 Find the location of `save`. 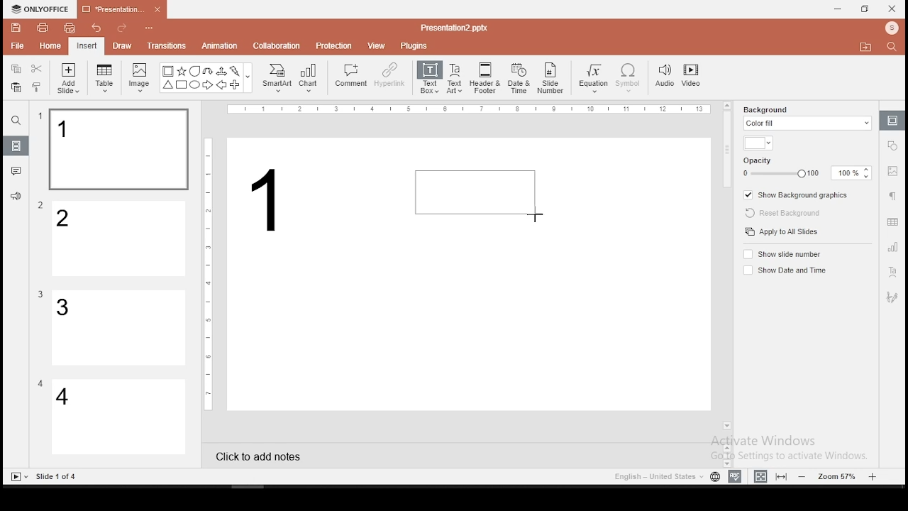

save is located at coordinates (16, 27).